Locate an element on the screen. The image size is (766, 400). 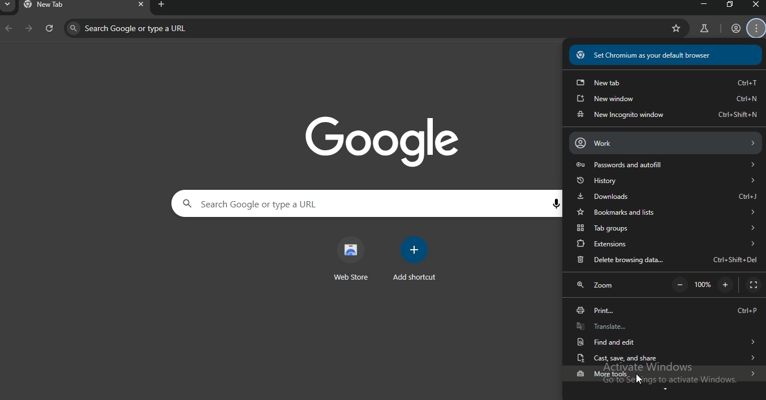
search tab is located at coordinates (8, 5).